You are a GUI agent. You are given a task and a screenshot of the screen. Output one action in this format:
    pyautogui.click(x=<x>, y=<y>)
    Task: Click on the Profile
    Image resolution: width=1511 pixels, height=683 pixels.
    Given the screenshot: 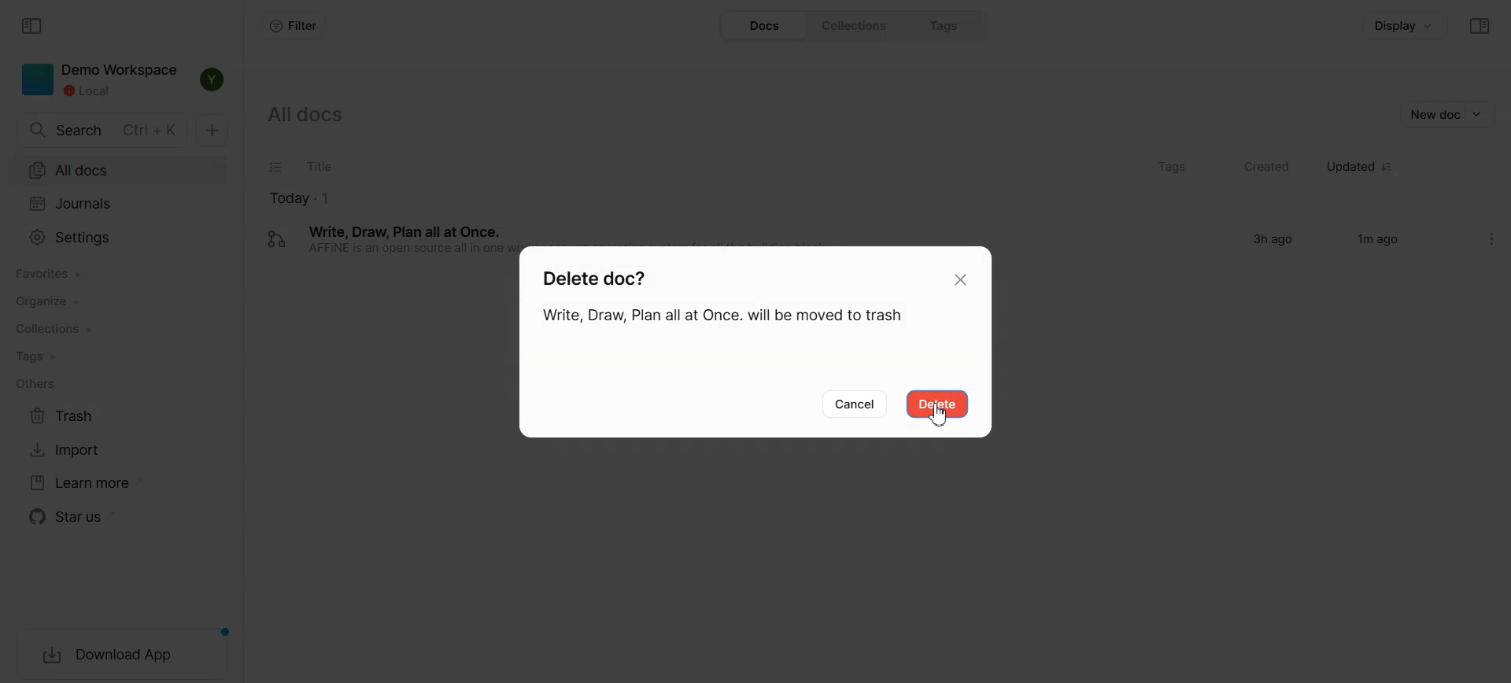 What is the action you would take?
    pyautogui.click(x=211, y=80)
    